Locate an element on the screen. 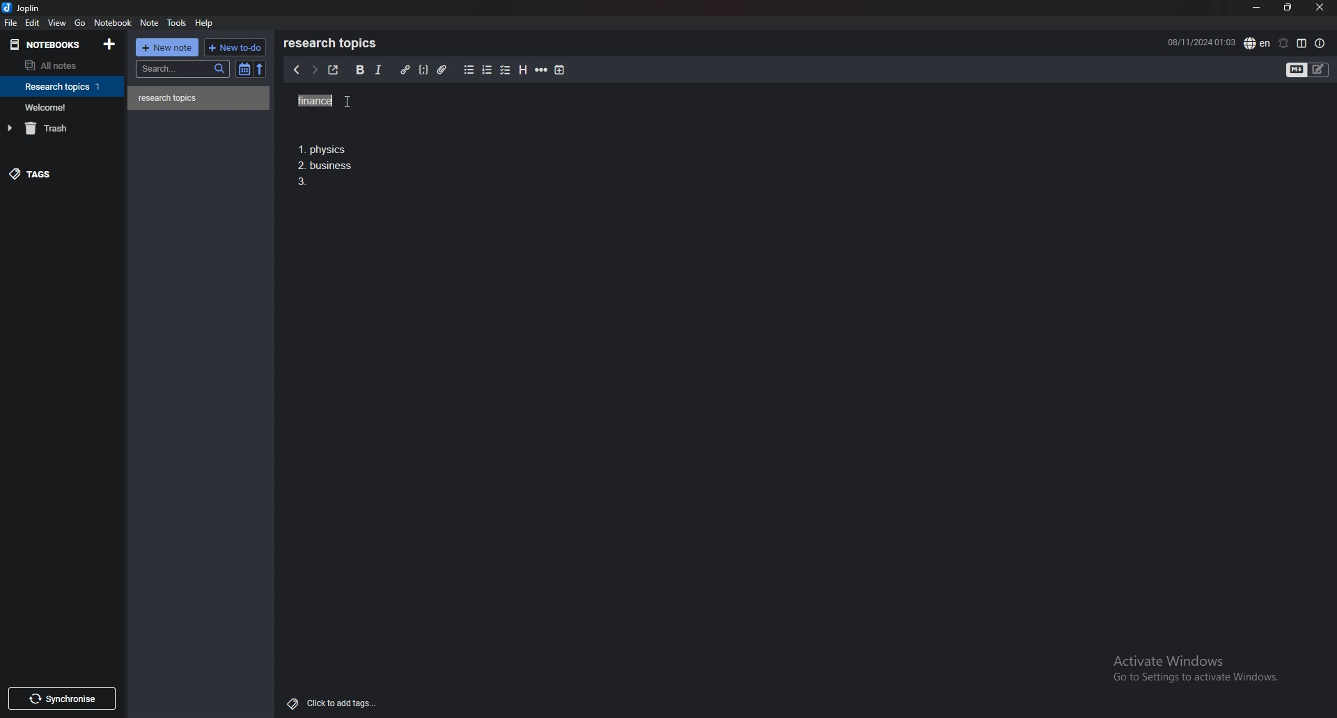  toggle editor layout is located at coordinates (1301, 43).